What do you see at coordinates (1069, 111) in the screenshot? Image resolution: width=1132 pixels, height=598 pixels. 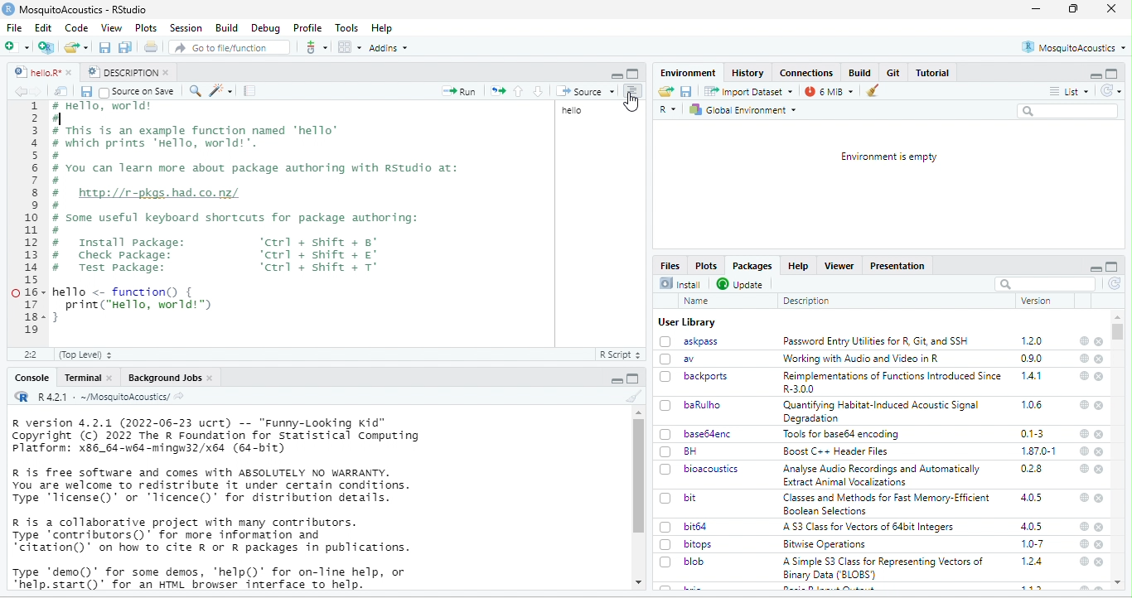 I see `Search bar` at bounding box center [1069, 111].